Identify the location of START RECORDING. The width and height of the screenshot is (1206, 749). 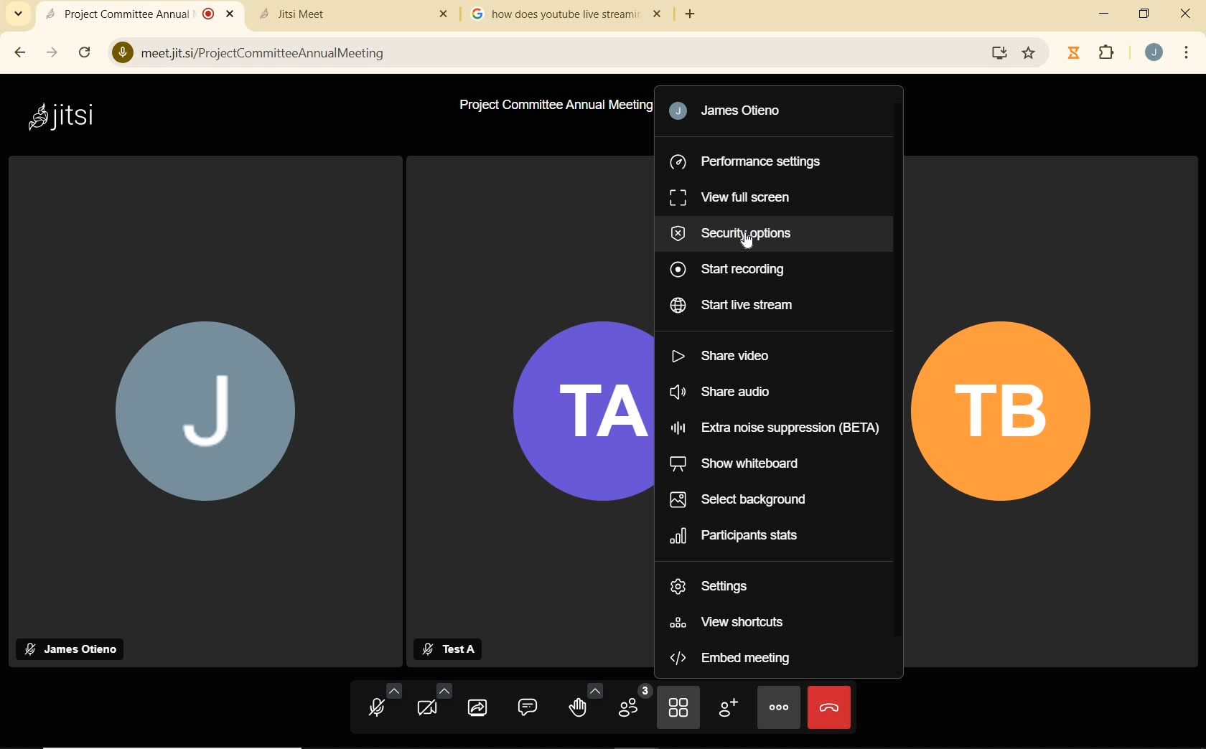
(730, 268).